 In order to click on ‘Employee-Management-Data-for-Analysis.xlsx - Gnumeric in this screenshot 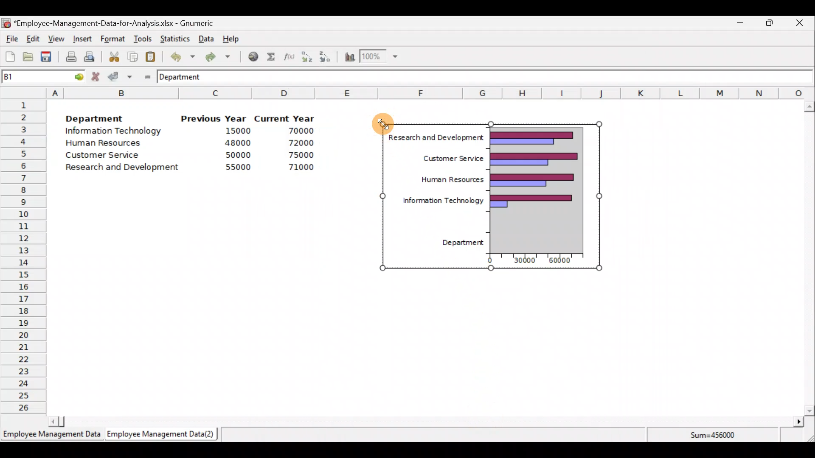, I will do `click(116, 22)`.